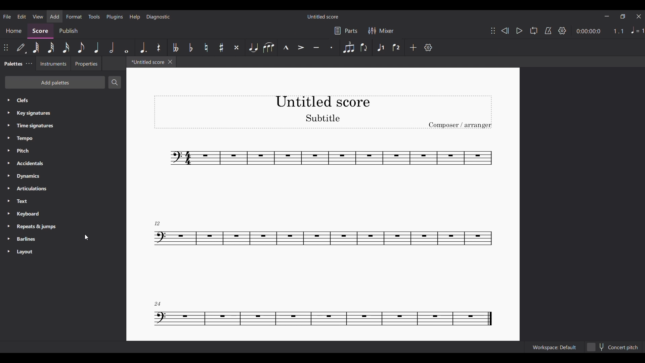 The width and height of the screenshot is (645, 363). Describe the element at coordinates (53, 65) in the screenshot. I see `Instruments panel` at that location.